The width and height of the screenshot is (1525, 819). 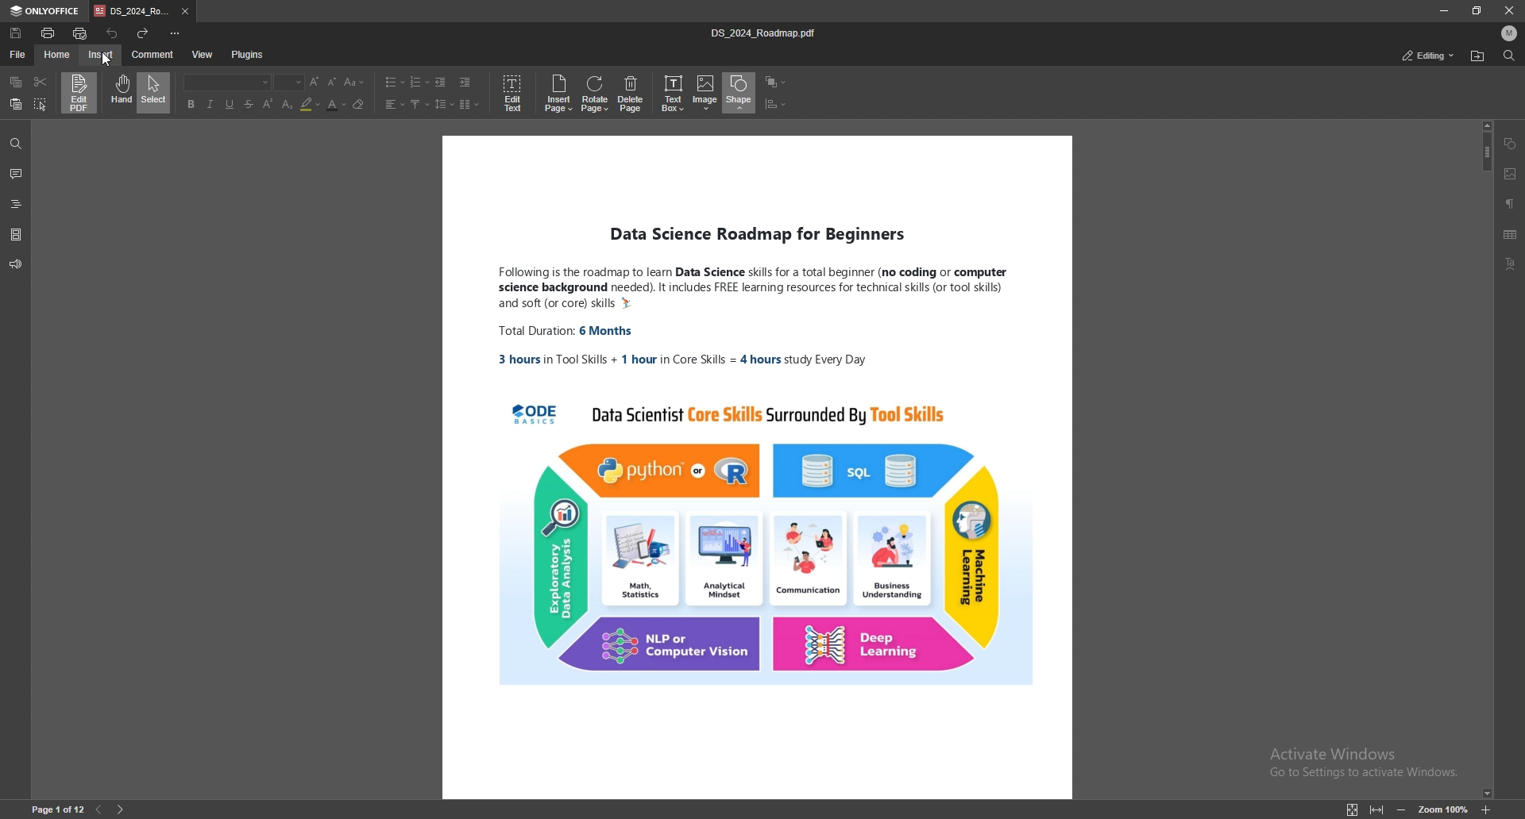 I want to click on insert, so click(x=102, y=55).